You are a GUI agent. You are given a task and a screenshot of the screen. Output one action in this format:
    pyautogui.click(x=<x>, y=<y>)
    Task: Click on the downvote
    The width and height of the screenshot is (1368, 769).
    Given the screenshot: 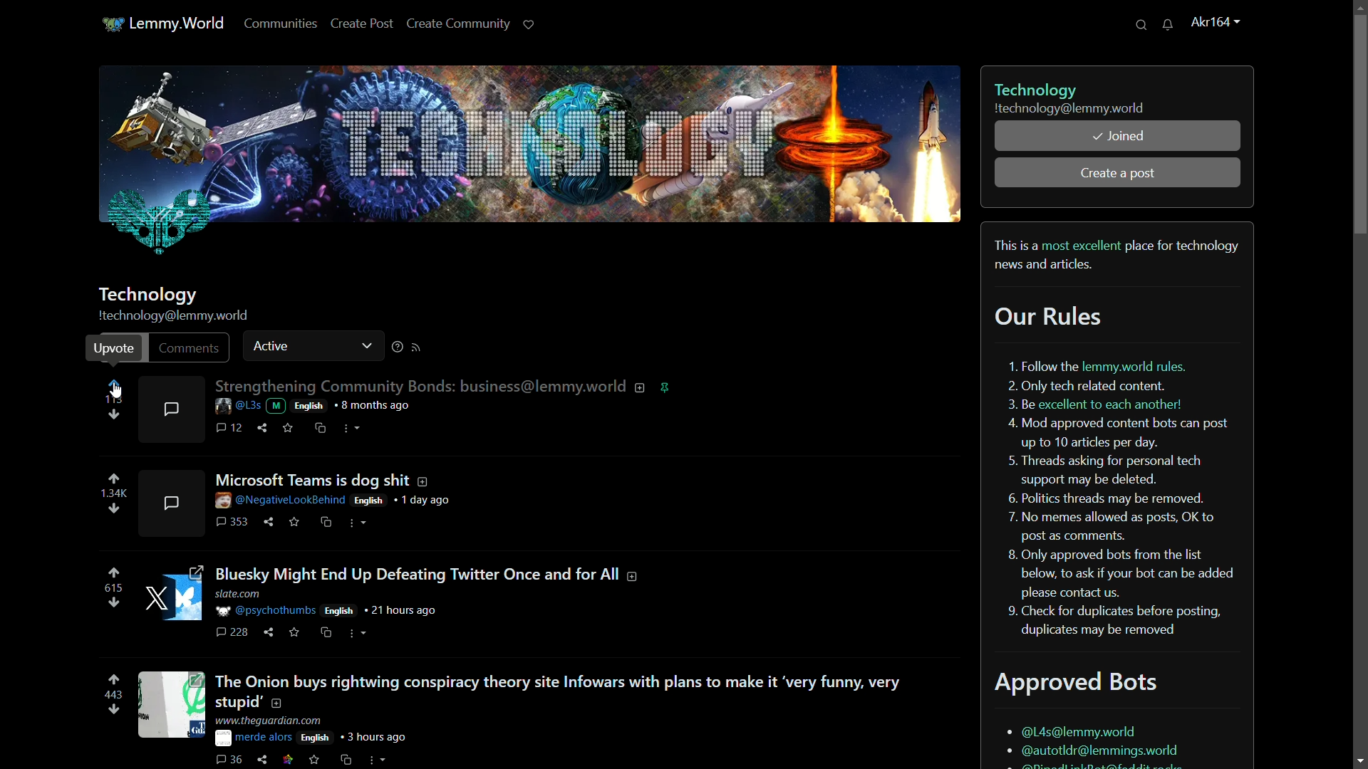 What is the action you would take?
    pyautogui.click(x=114, y=414)
    